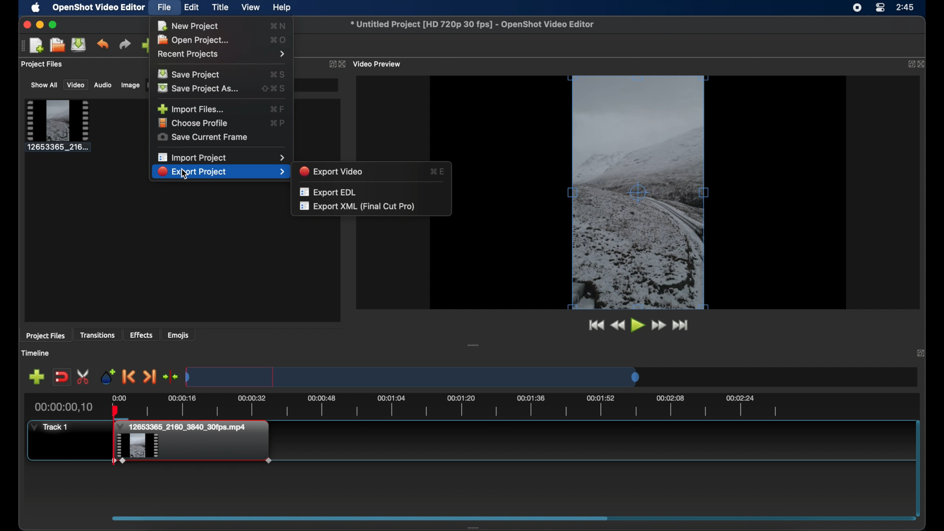  Describe the element at coordinates (35, 8) in the screenshot. I see `apple icon` at that location.